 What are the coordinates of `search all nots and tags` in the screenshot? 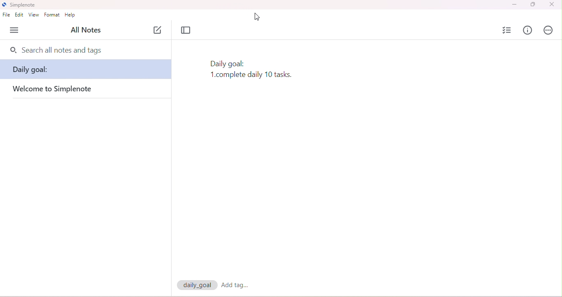 It's located at (61, 50).